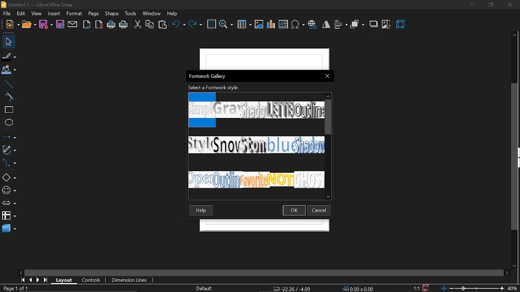 The height and width of the screenshot is (292, 520). Describe the element at coordinates (208, 76) in the screenshot. I see `current window` at that location.